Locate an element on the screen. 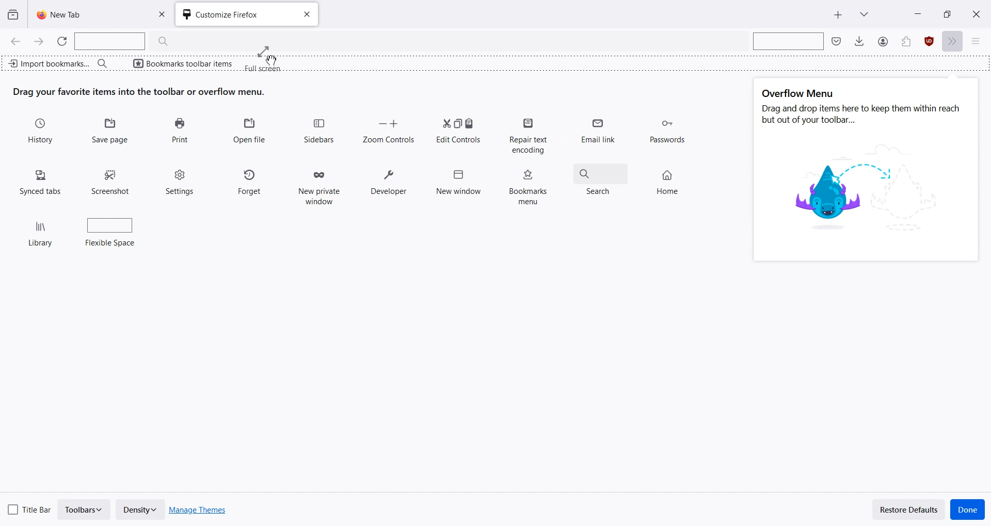 Image resolution: width=991 pixels, height=526 pixels. Flexible space is located at coordinates (111, 229).